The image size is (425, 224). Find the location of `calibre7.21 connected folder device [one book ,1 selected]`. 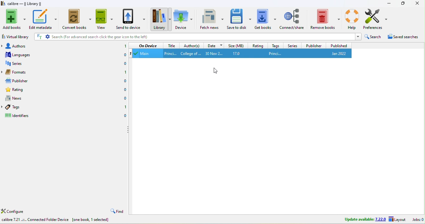

calibre7.21 connected folder device [one book ,1 selected] is located at coordinates (57, 221).